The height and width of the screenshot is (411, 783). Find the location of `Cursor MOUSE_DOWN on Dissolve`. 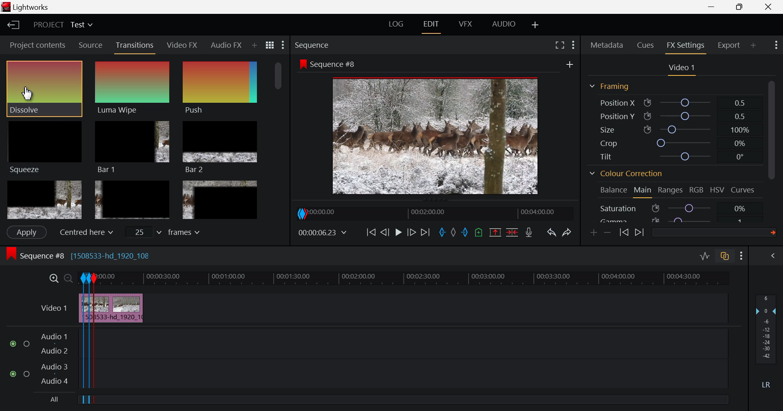

Cursor MOUSE_DOWN on Dissolve is located at coordinates (44, 88).